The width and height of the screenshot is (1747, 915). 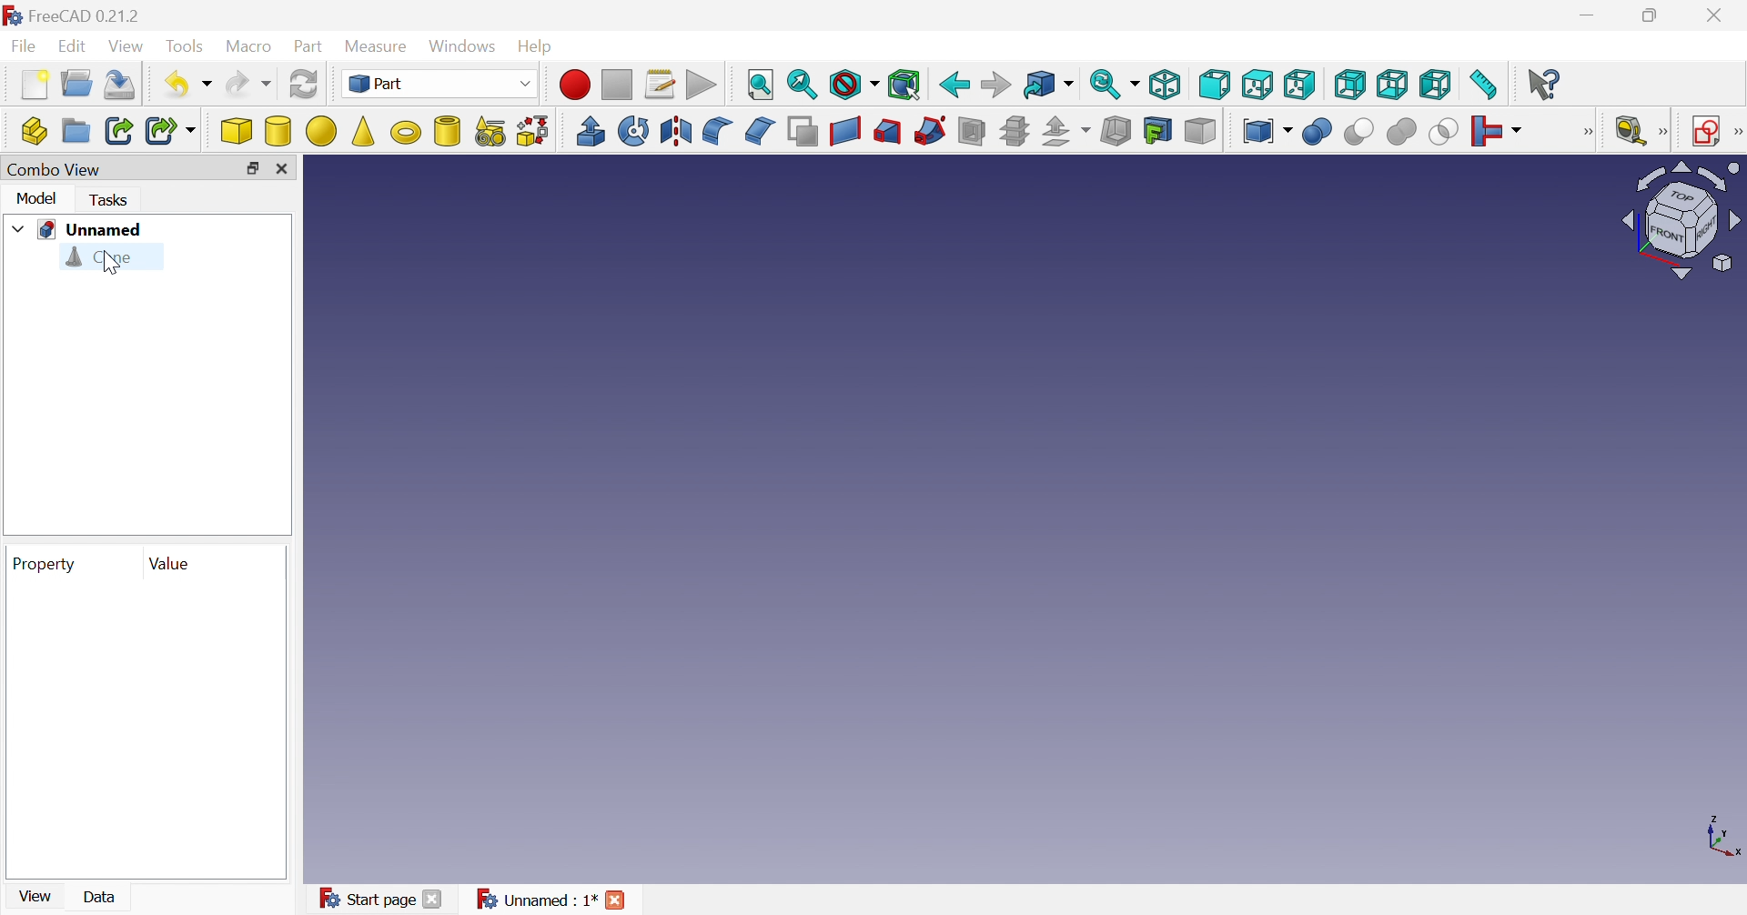 I want to click on Torus, so click(x=403, y=132).